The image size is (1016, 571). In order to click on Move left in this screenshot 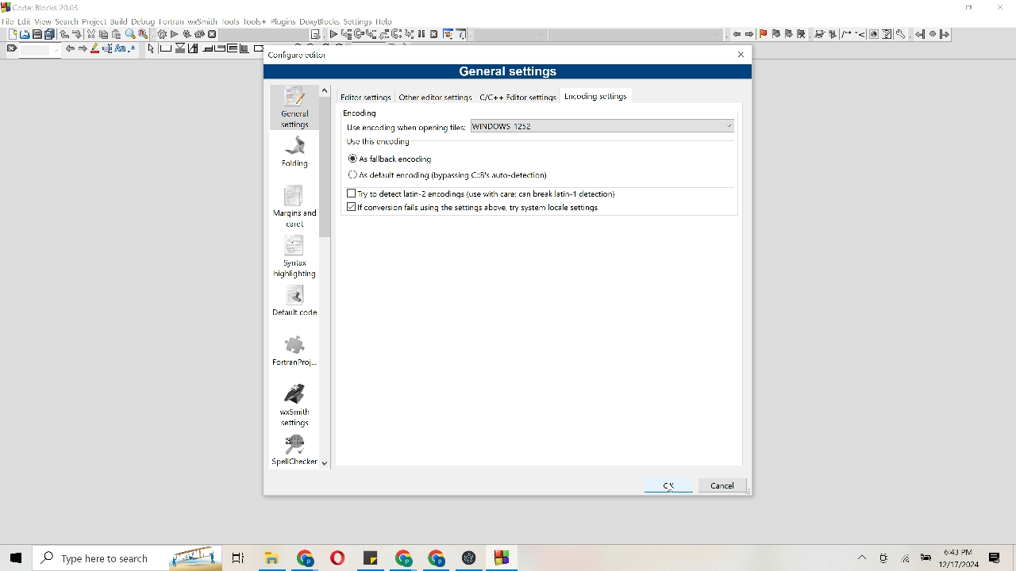, I will do `click(70, 48)`.